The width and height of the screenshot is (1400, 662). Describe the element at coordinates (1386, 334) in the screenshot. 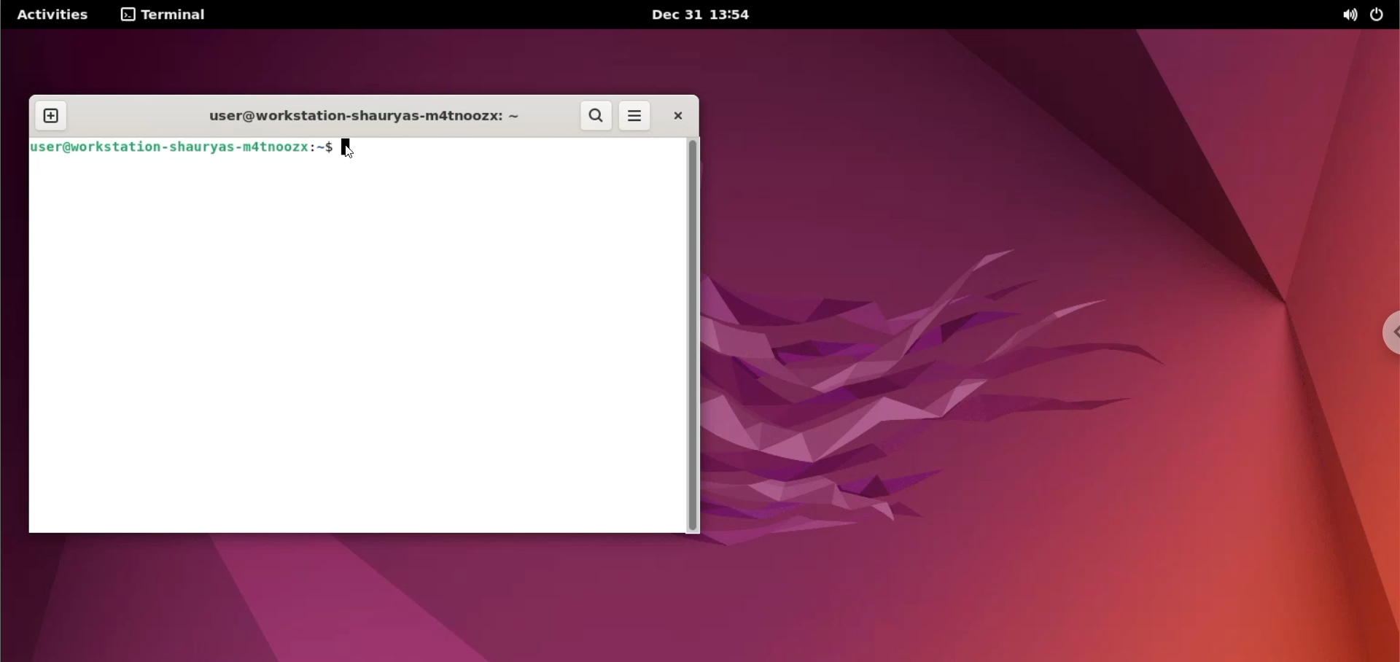

I see `chrome options` at that location.